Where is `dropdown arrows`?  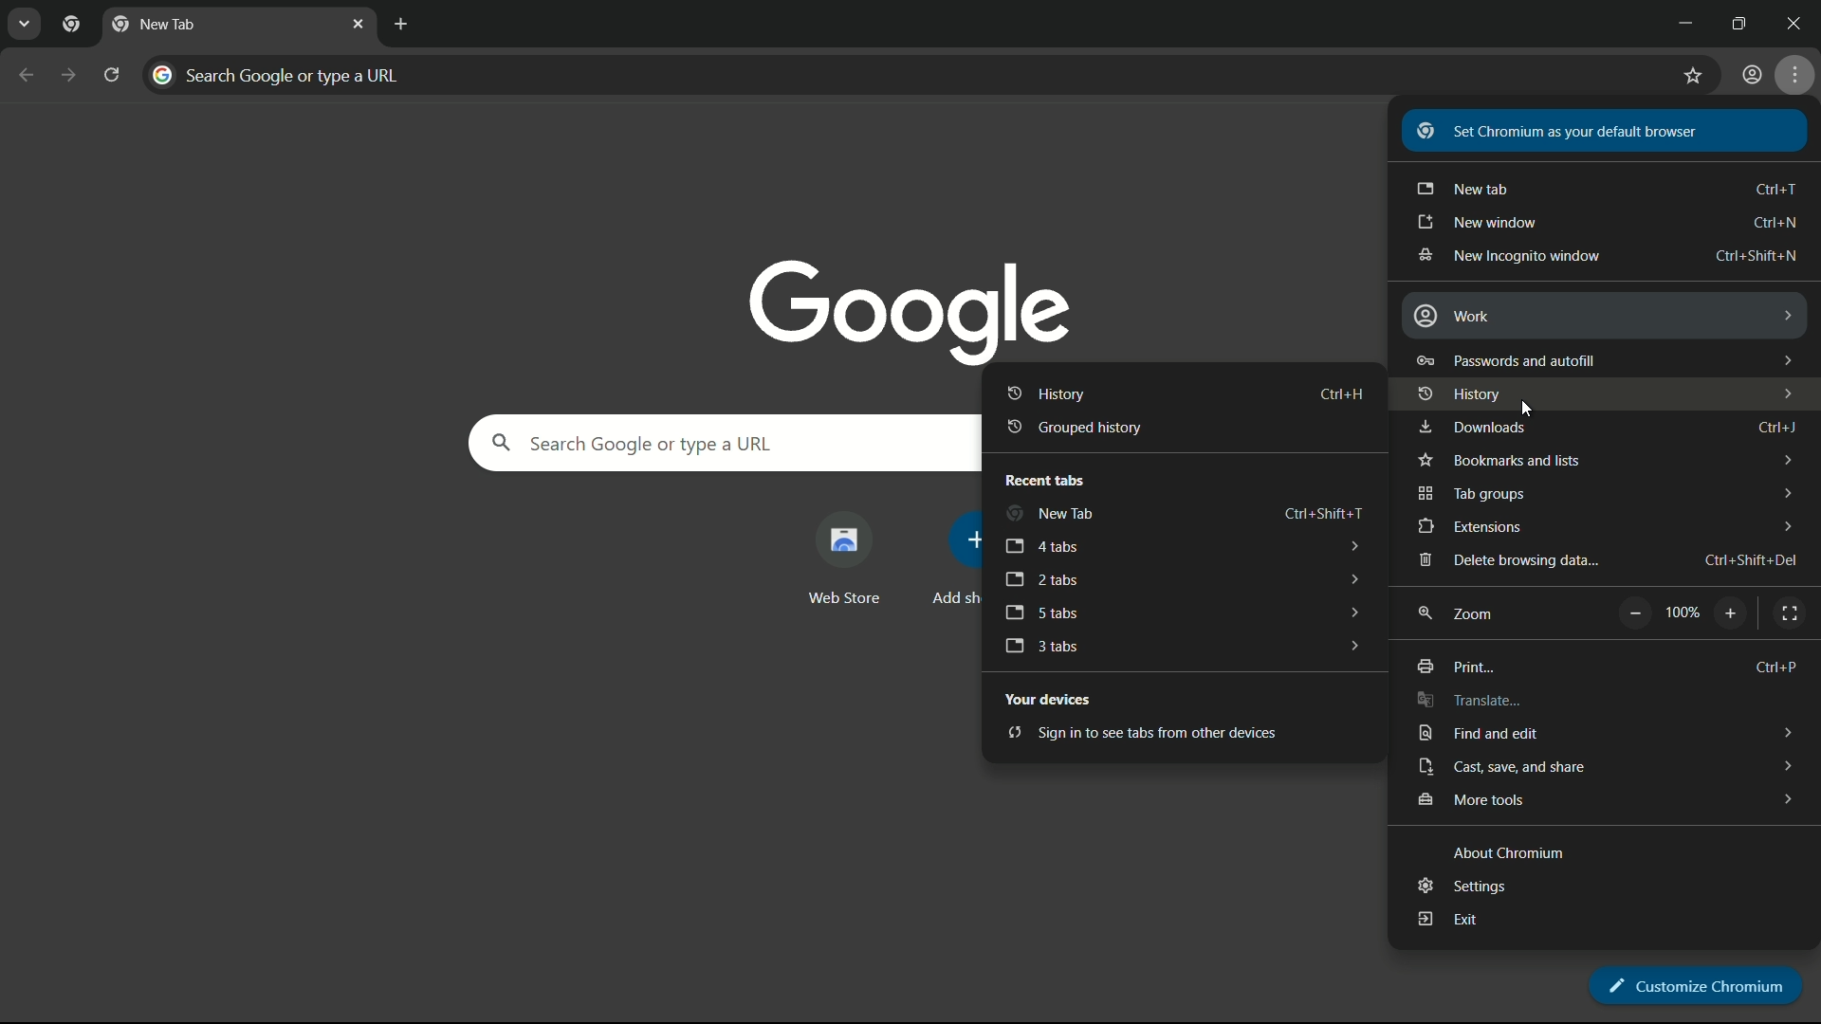
dropdown arrows is located at coordinates (1786, 459).